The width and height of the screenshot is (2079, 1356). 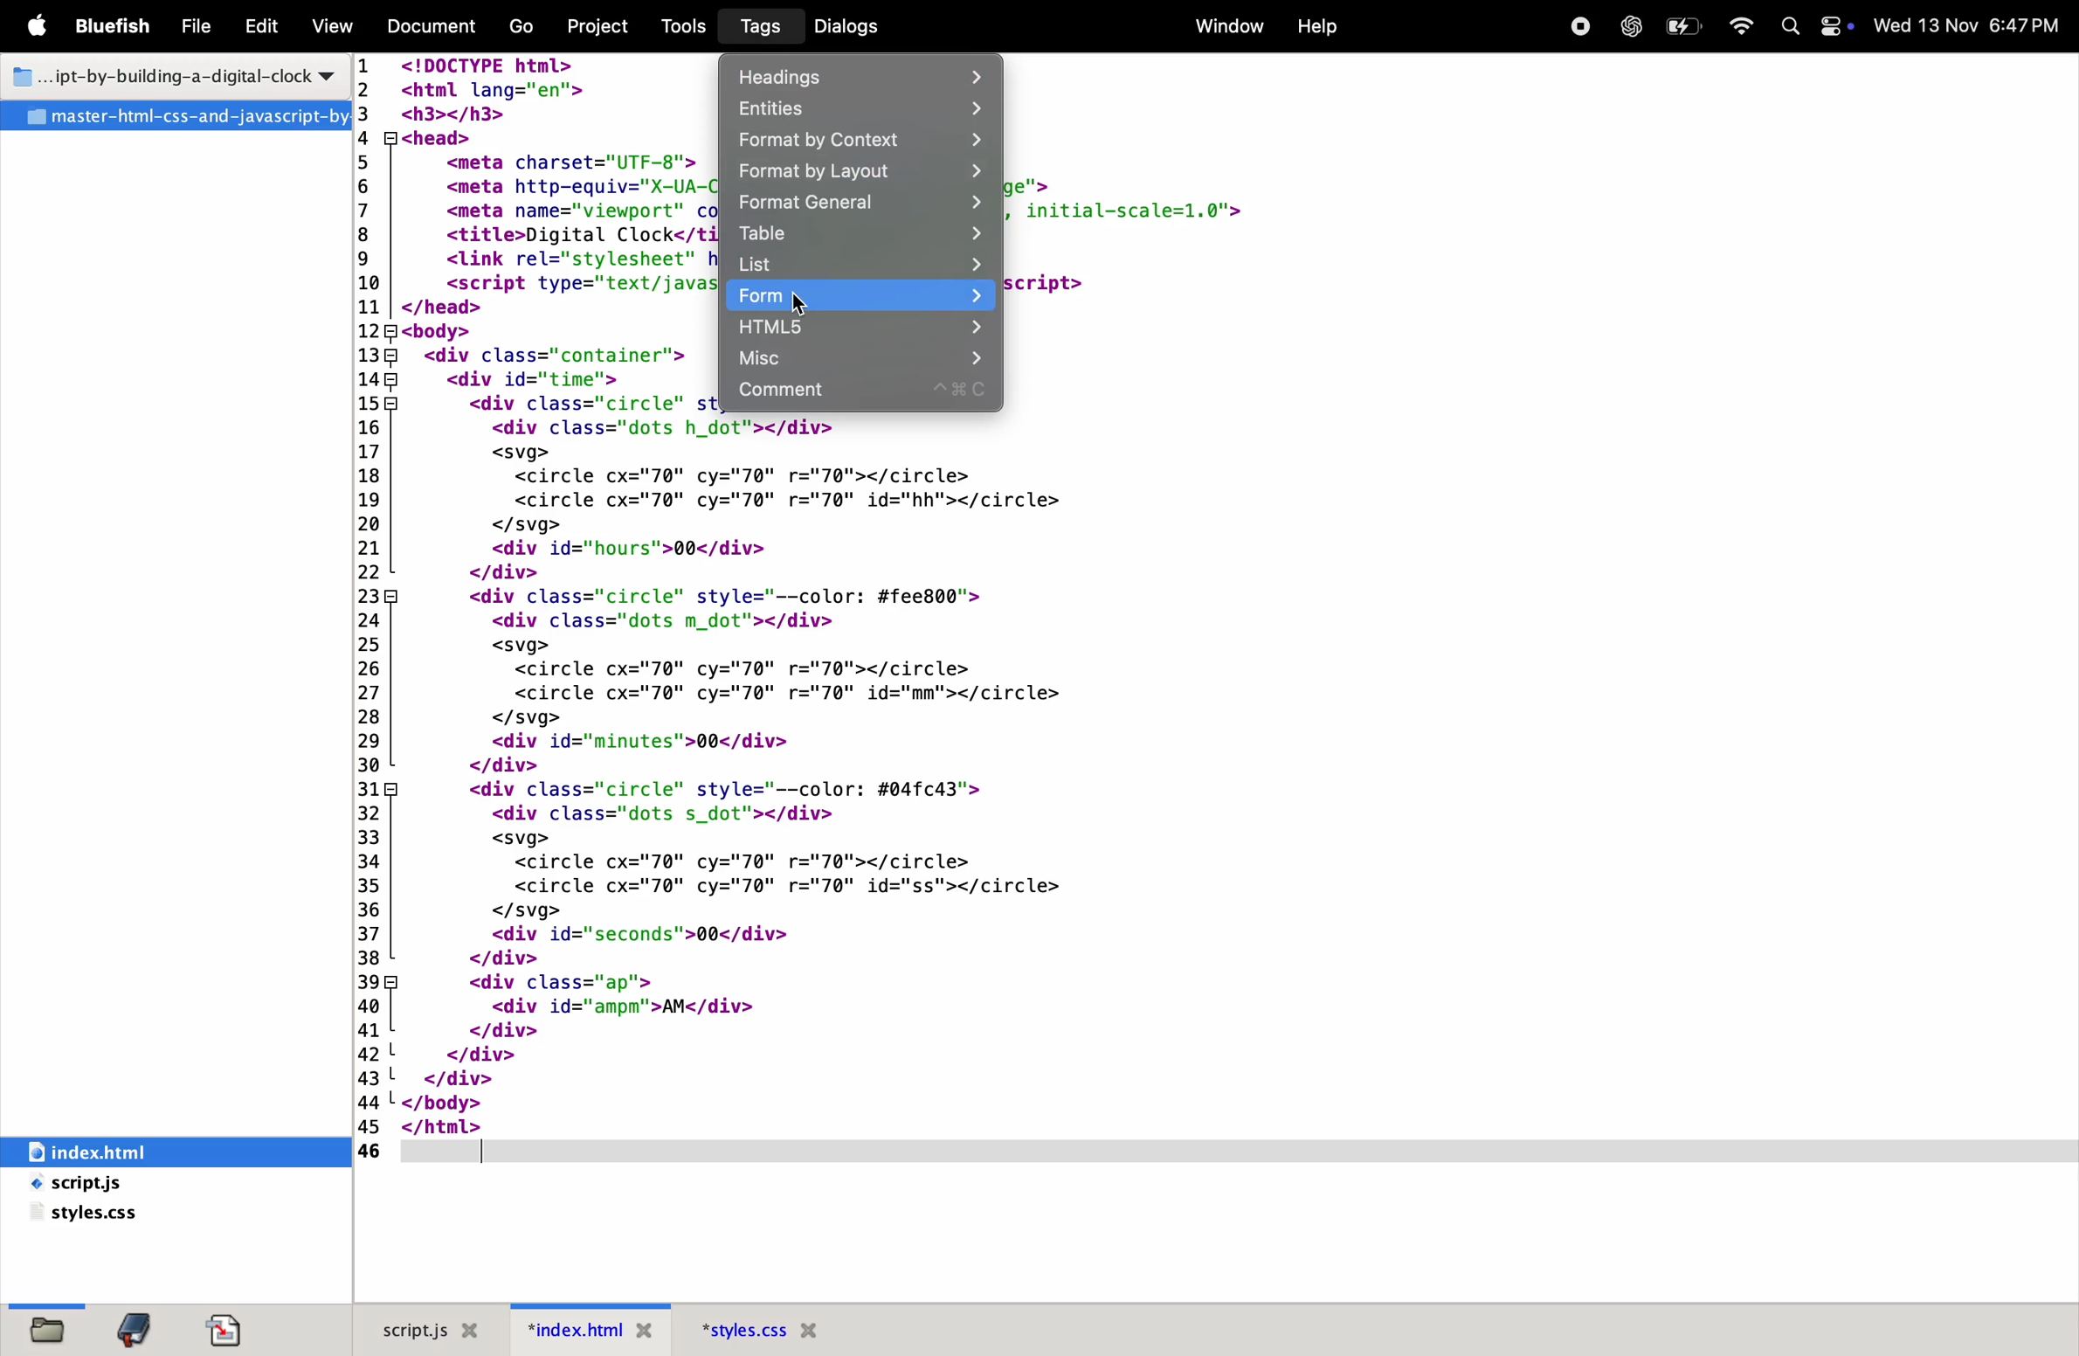 What do you see at coordinates (644, 1333) in the screenshot?
I see `Close file` at bounding box center [644, 1333].